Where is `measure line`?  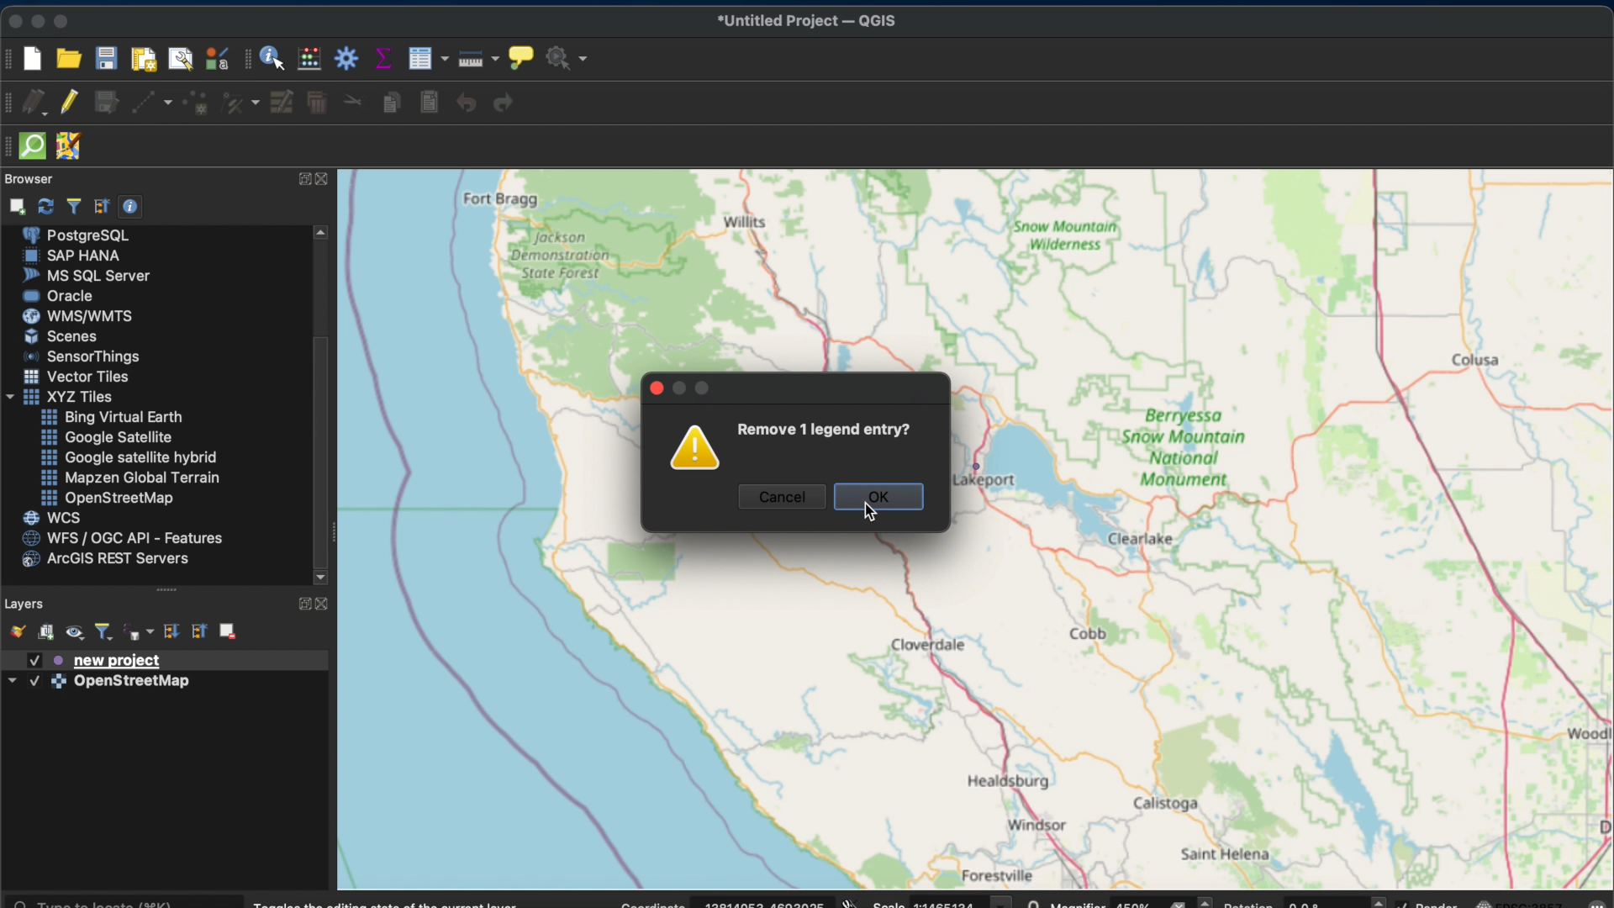
measure line is located at coordinates (475, 59).